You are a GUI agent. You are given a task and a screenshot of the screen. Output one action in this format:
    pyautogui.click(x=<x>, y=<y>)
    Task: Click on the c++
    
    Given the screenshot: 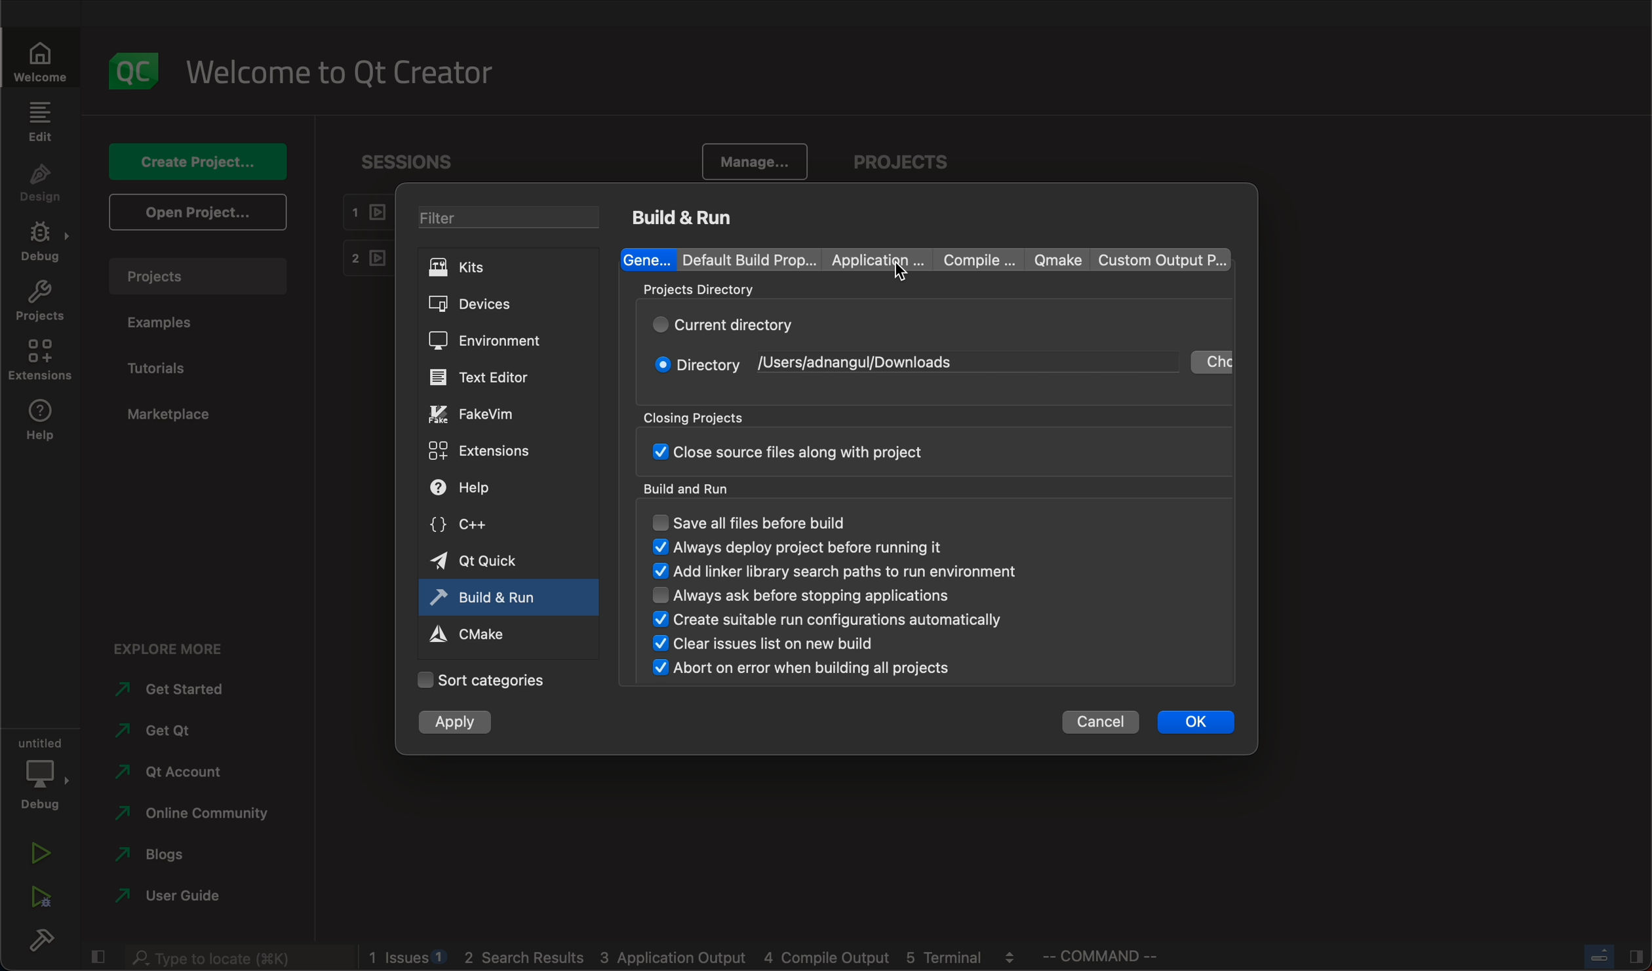 What is the action you would take?
    pyautogui.click(x=490, y=524)
    